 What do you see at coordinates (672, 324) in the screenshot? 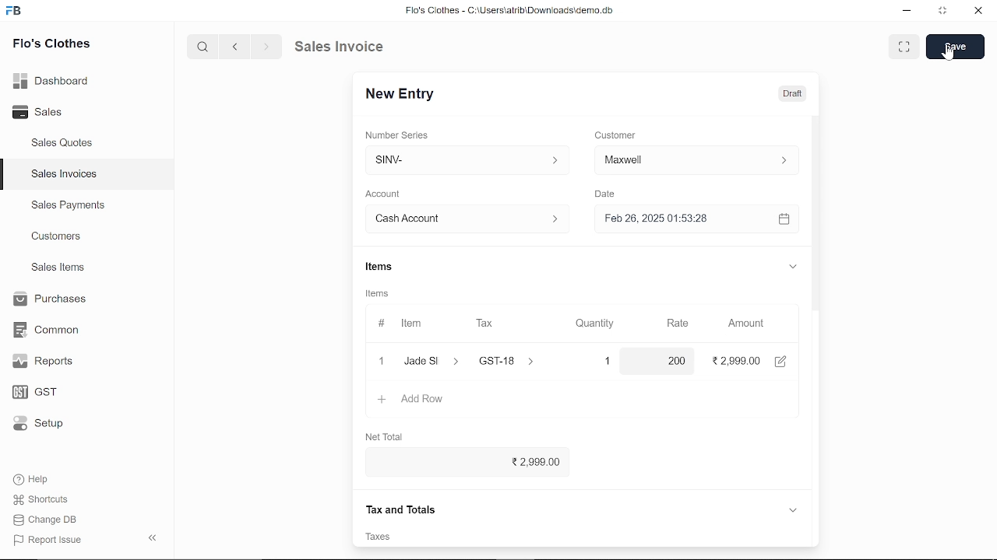
I see `Rate` at bounding box center [672, 324].